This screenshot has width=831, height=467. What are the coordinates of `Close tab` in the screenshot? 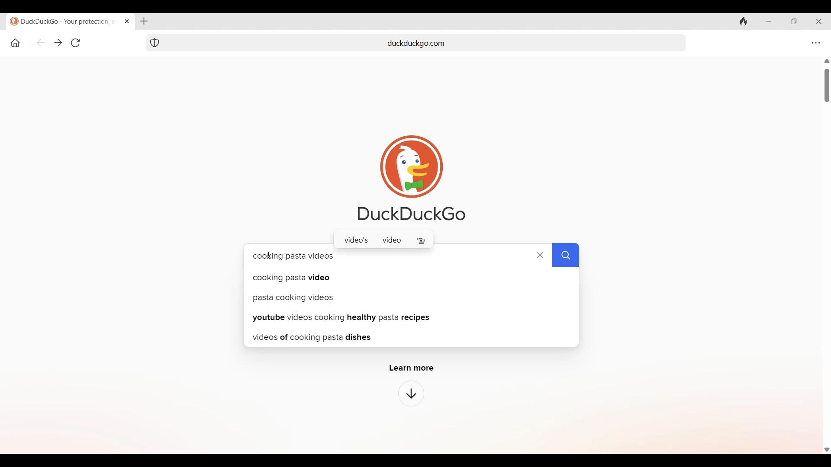 It's located at (126, 21).